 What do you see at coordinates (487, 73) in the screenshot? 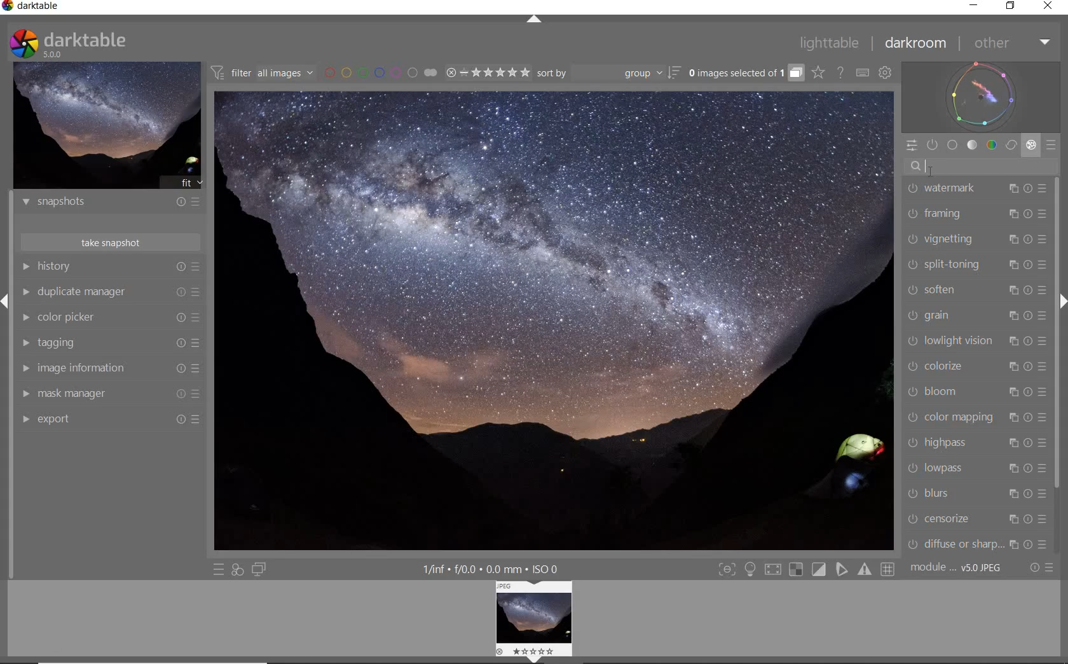
I see `RANGE RATING OF SELECTED IMAGES` at bounding box center [487, 73].